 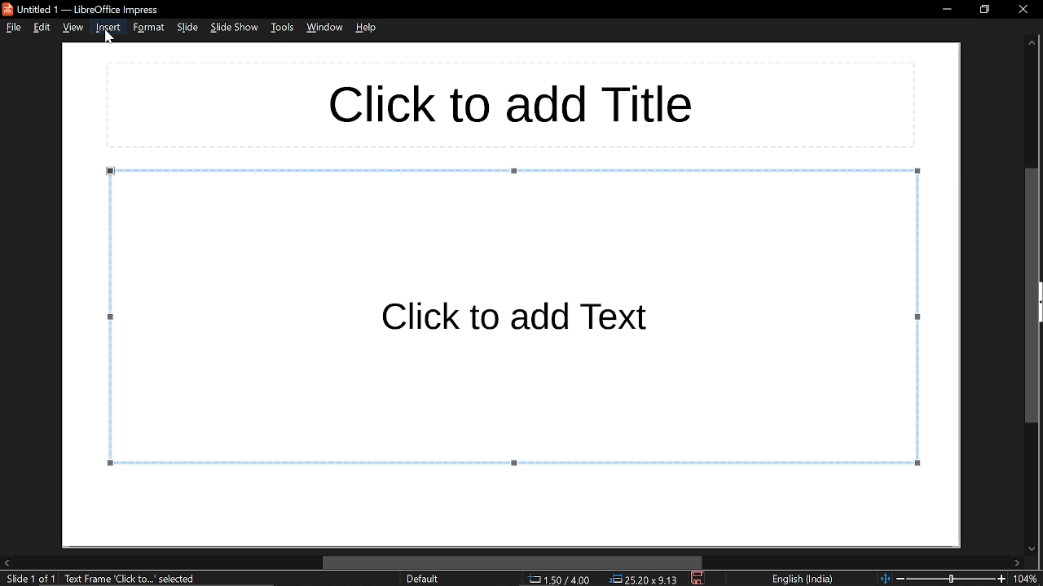 What do you see at coordinates (327, 27) in the screenshot?
I see `window` at bounding box center [327, 27].